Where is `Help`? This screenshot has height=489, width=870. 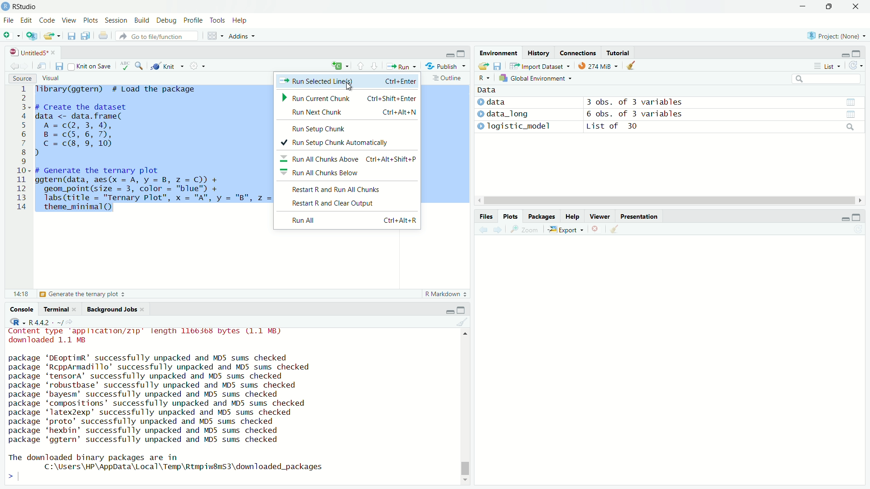
Help is located at coordinates (570, 217).